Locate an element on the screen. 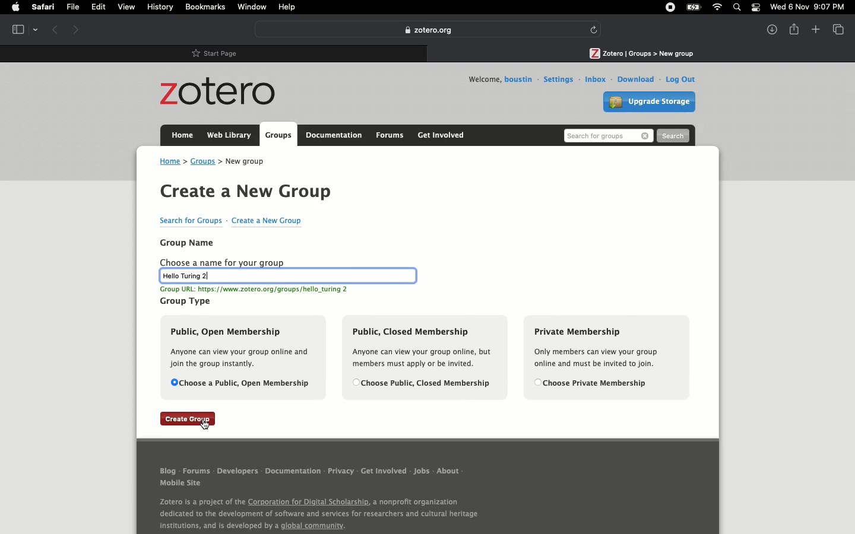 The height and width of the screenshot is (534, 855). Help is located at coordinates (287, 7).